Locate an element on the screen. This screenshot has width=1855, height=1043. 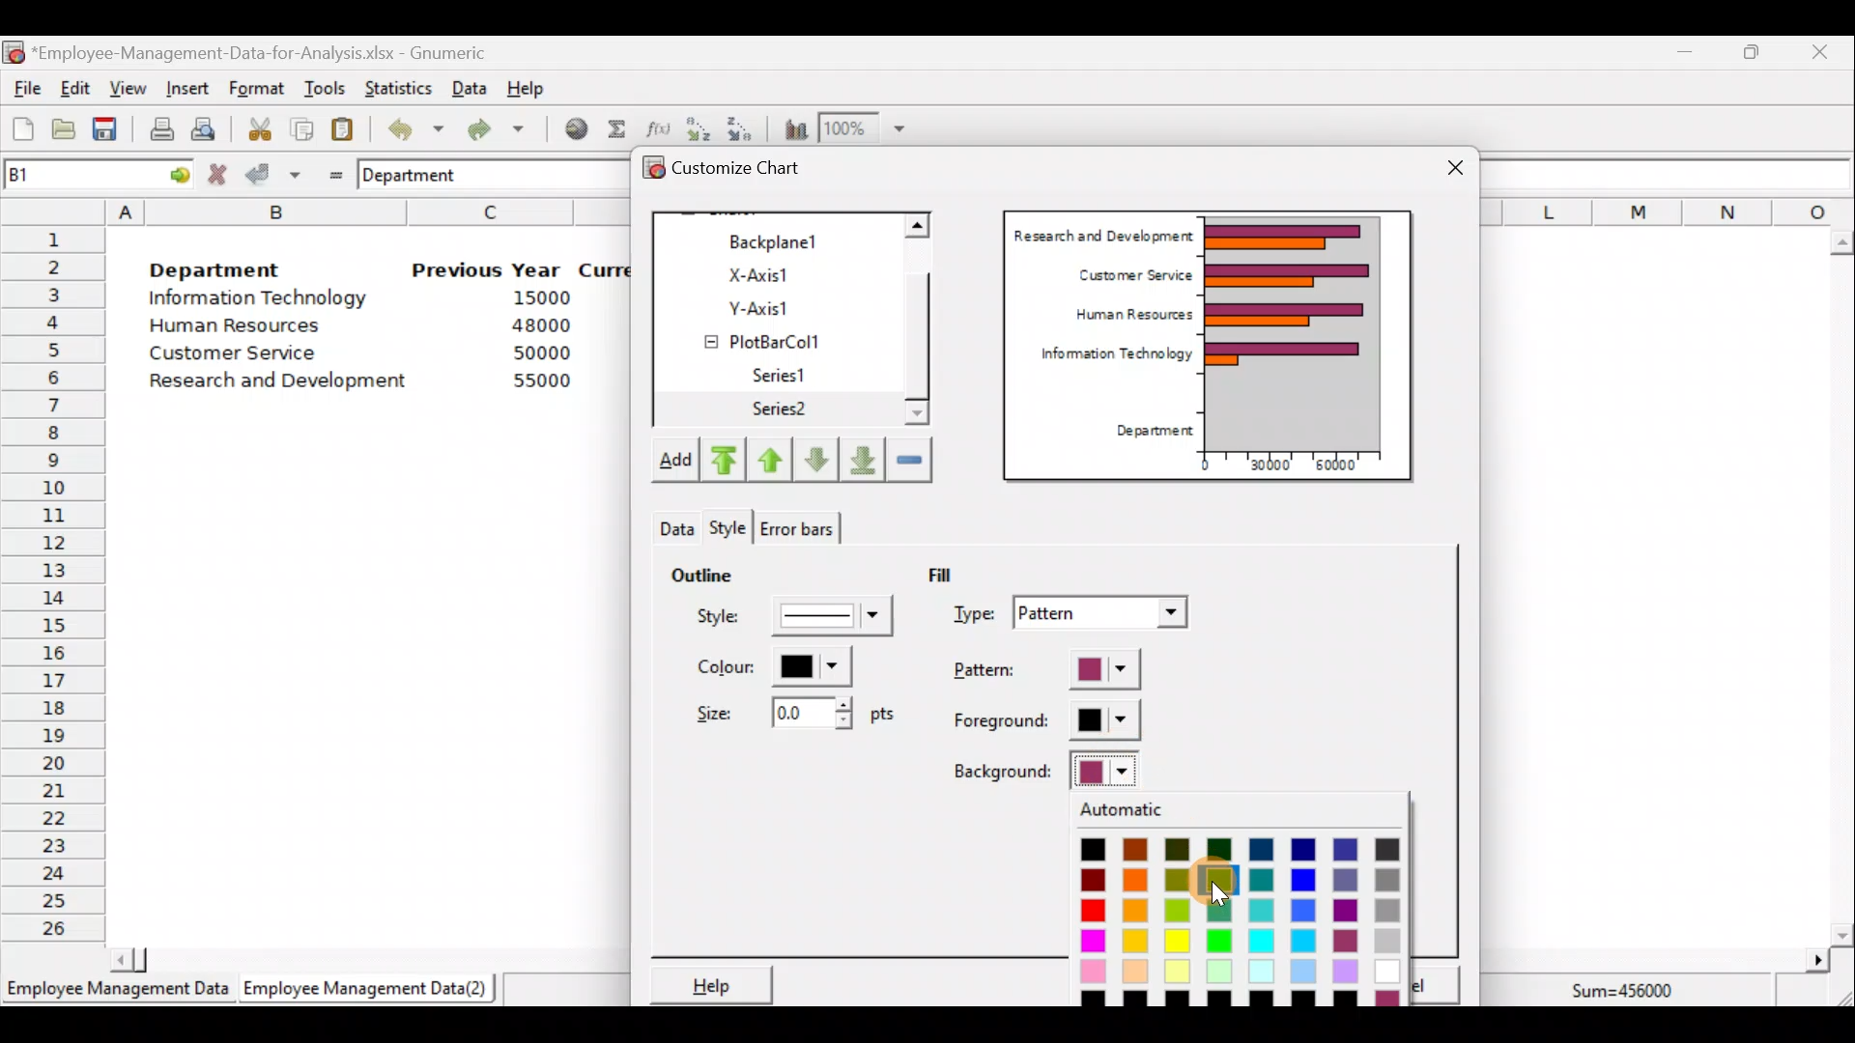
Employee Management Data (2) is located at coordinates (370, 989).